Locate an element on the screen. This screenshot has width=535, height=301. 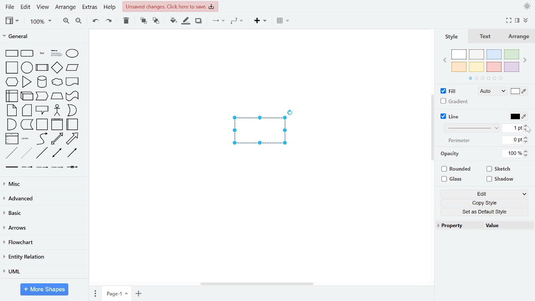
text is located at coordinates (460, 141).